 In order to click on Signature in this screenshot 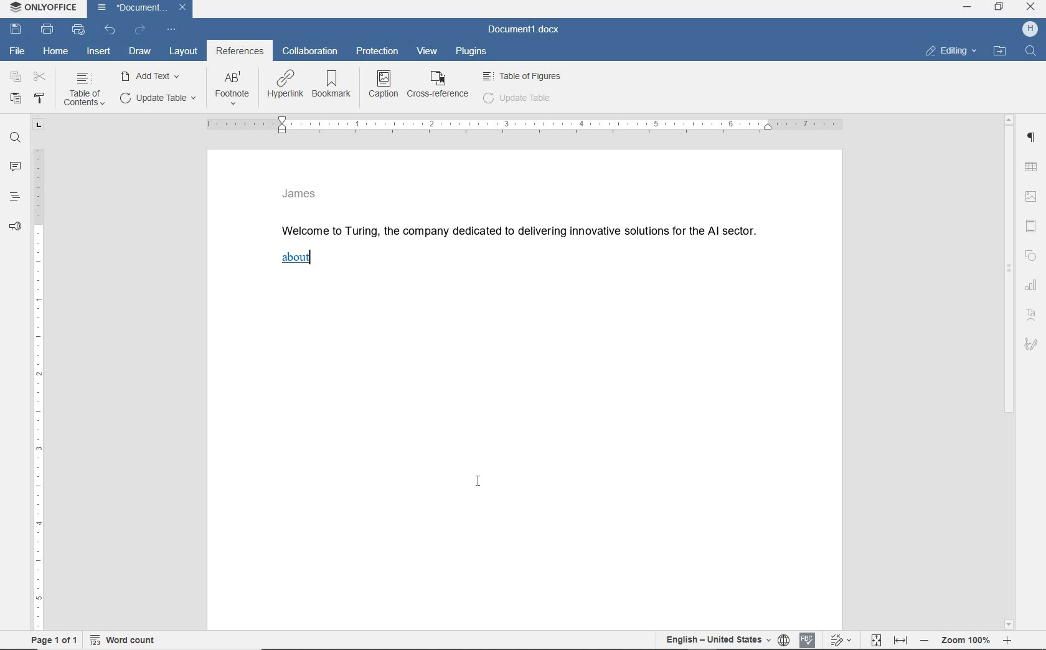, I will do `click(1032, 345)`.